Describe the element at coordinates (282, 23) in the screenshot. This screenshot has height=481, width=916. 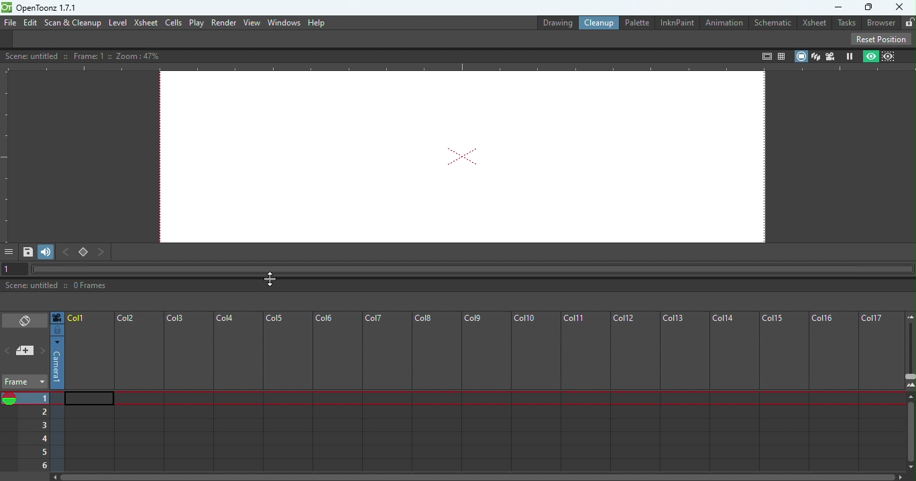
I see `Window` at that location.